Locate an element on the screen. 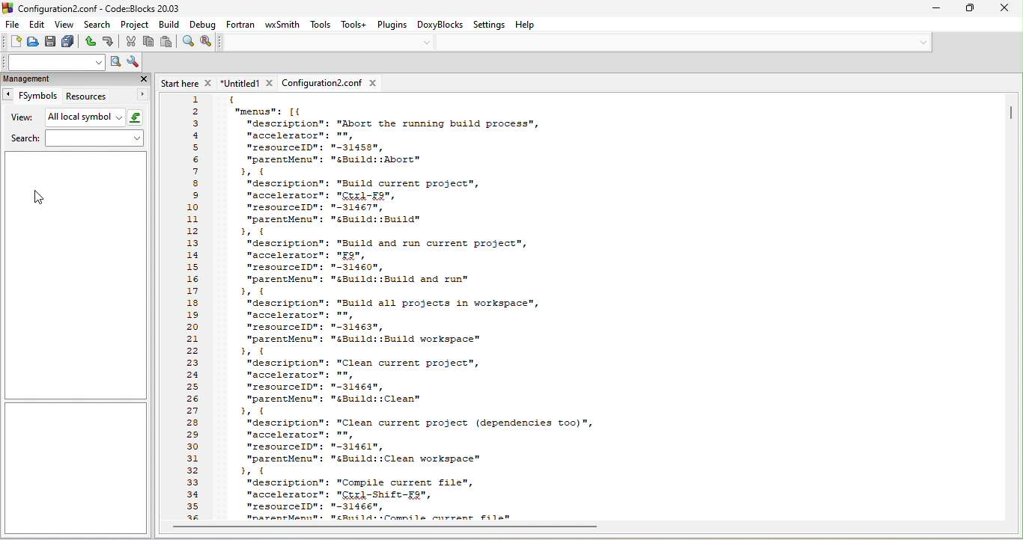 The height and width of the screenshot is (540, 1023). run search is located at coordinates (115, 62).